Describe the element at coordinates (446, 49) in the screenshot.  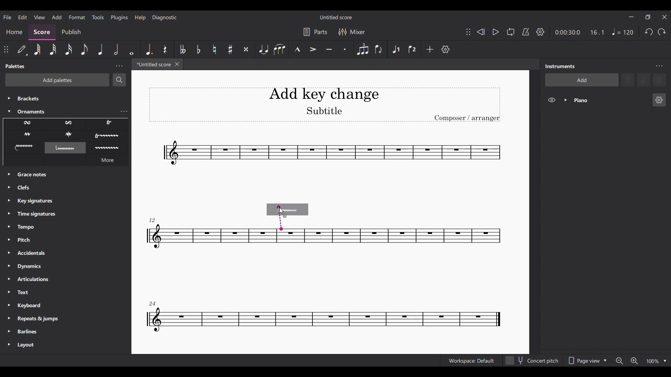
I see `Customize tools` at that location.